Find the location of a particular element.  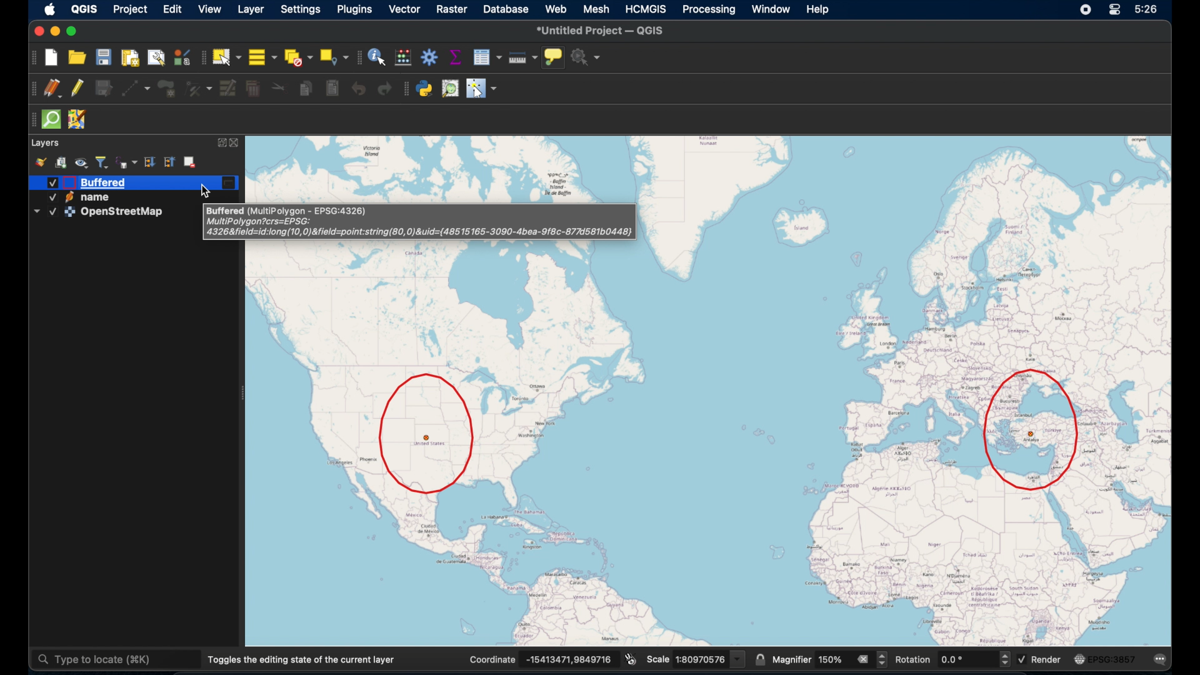

coordinate is located at coordinates (493, 658).